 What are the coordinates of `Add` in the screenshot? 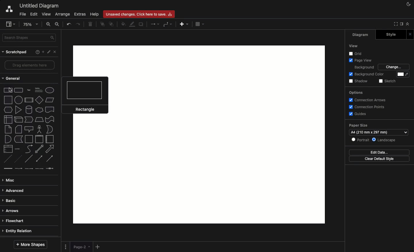 It's located at (185, 24).